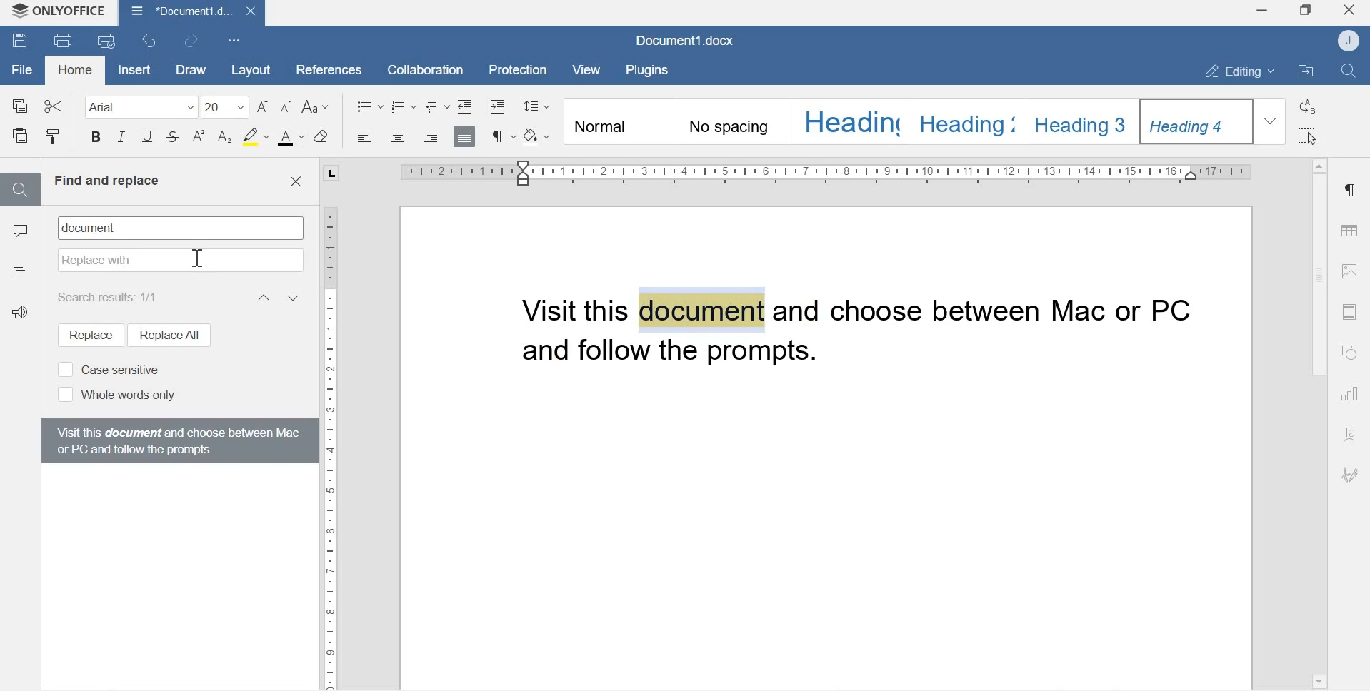 The height and width of the screenshot is (691, 1370). Describe the element at coordinates (322, 136) in the screenshot. I see `Clear style` at that location.